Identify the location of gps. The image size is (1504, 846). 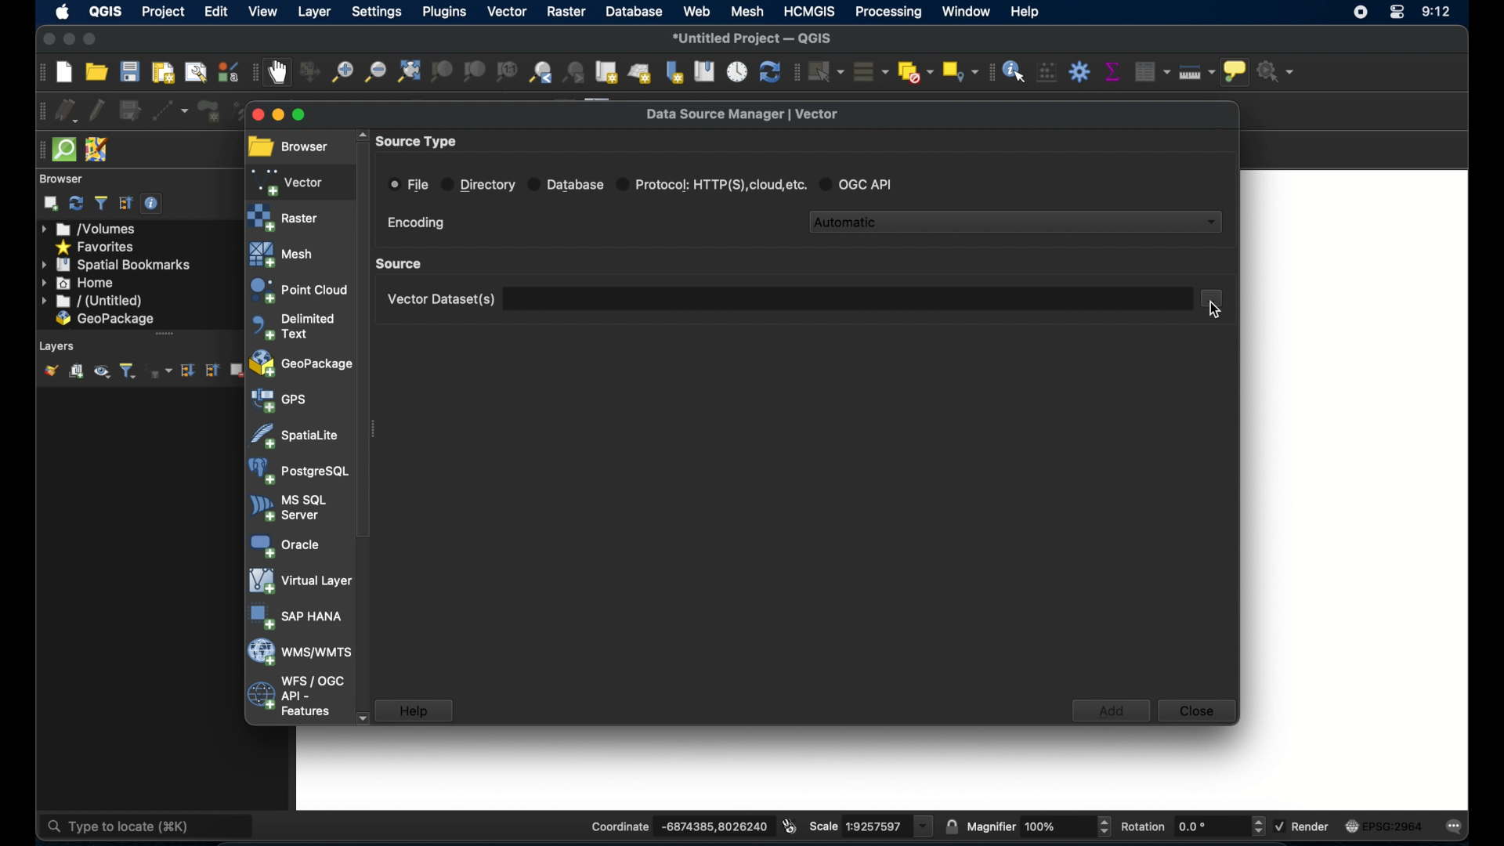
(280, 400).